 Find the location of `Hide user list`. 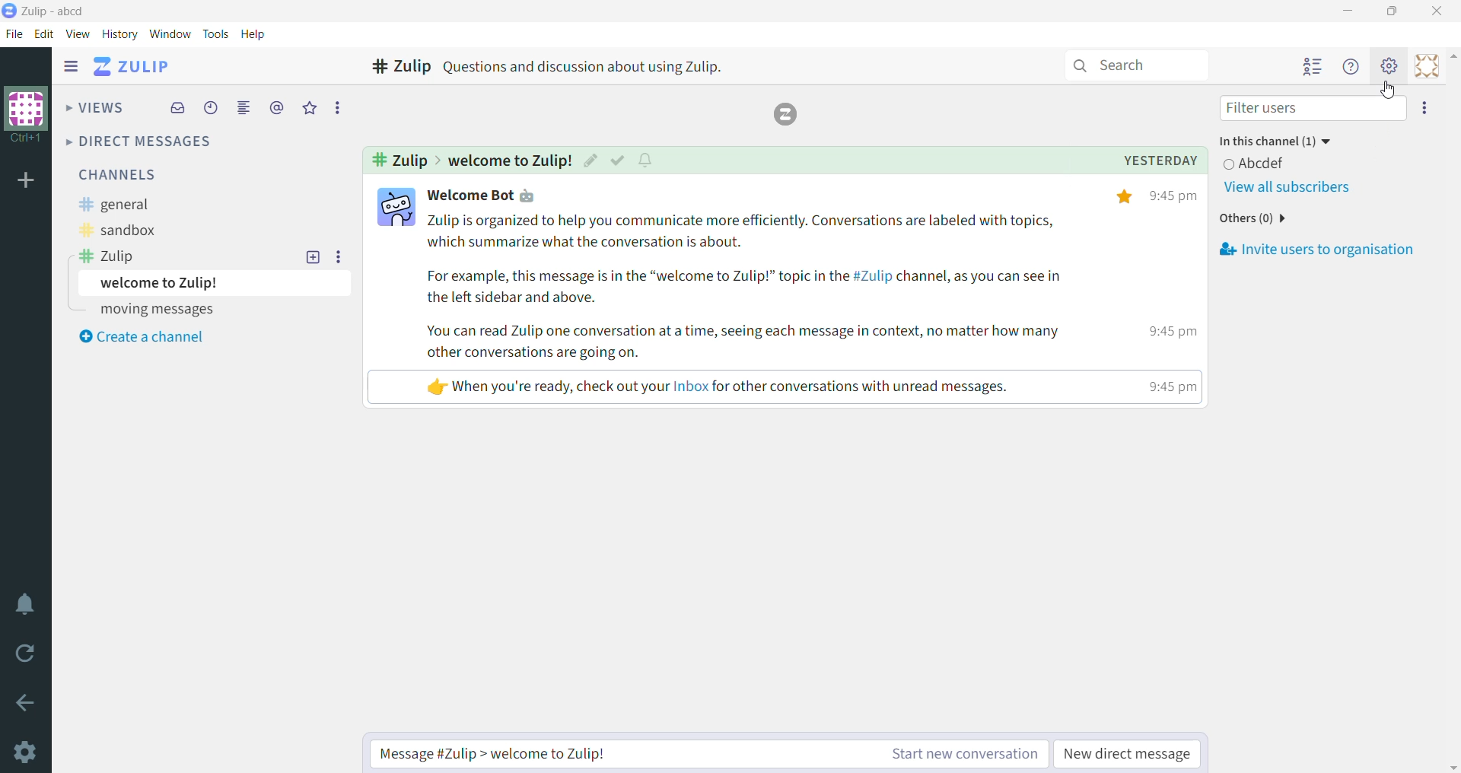

Hide user list is located at coordinates (1313, 68).